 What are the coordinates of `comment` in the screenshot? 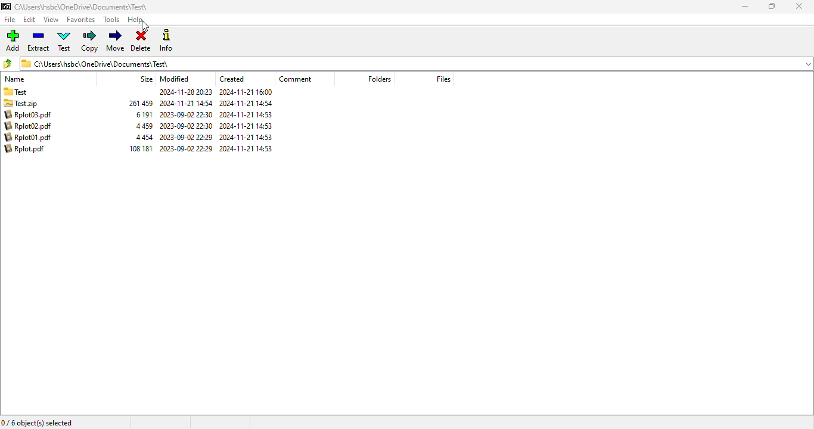 It's located at (297, 79).